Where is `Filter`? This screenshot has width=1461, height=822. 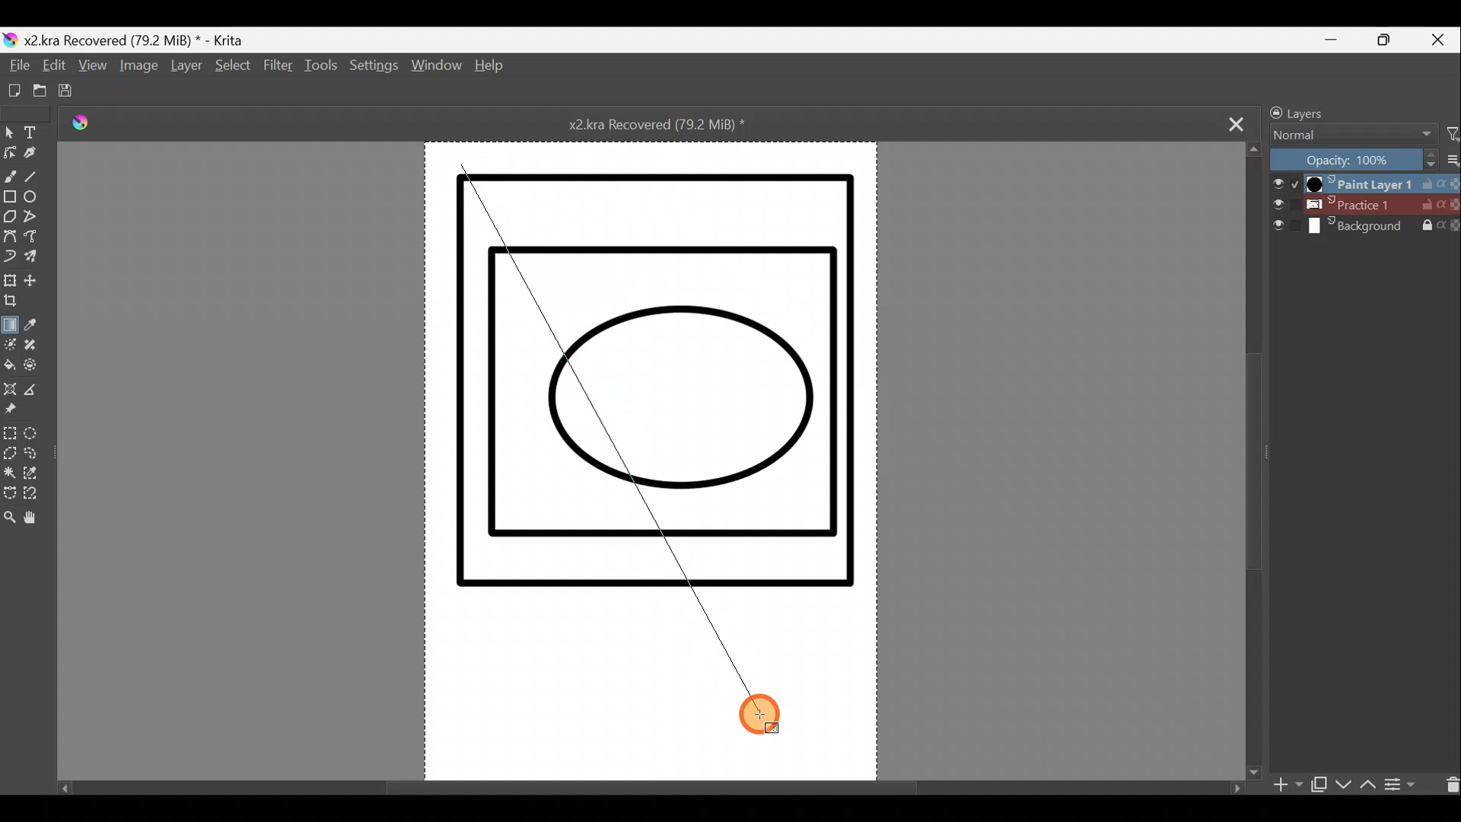 Filter is located at coordinates (1452, 135).